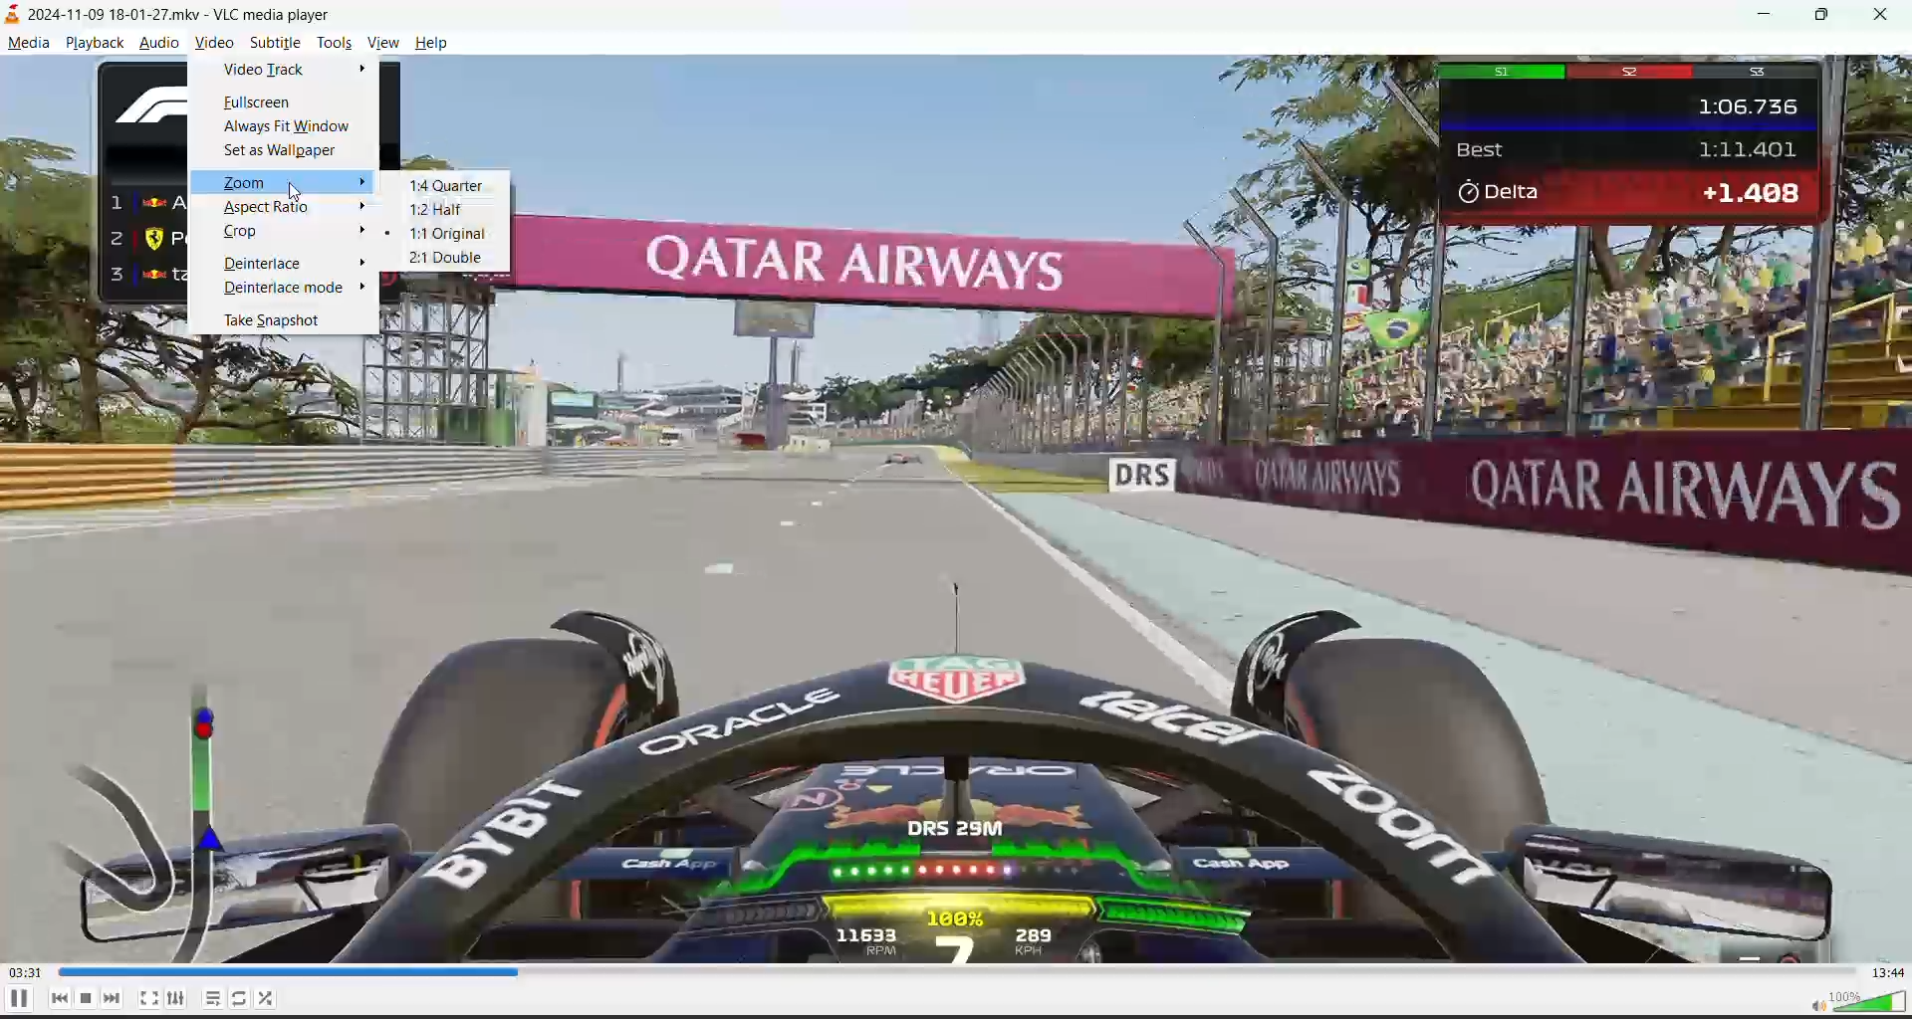  Describe the element at coordinates (148, 997) in the screenshot. I see `toggle fullscreen` at that location.